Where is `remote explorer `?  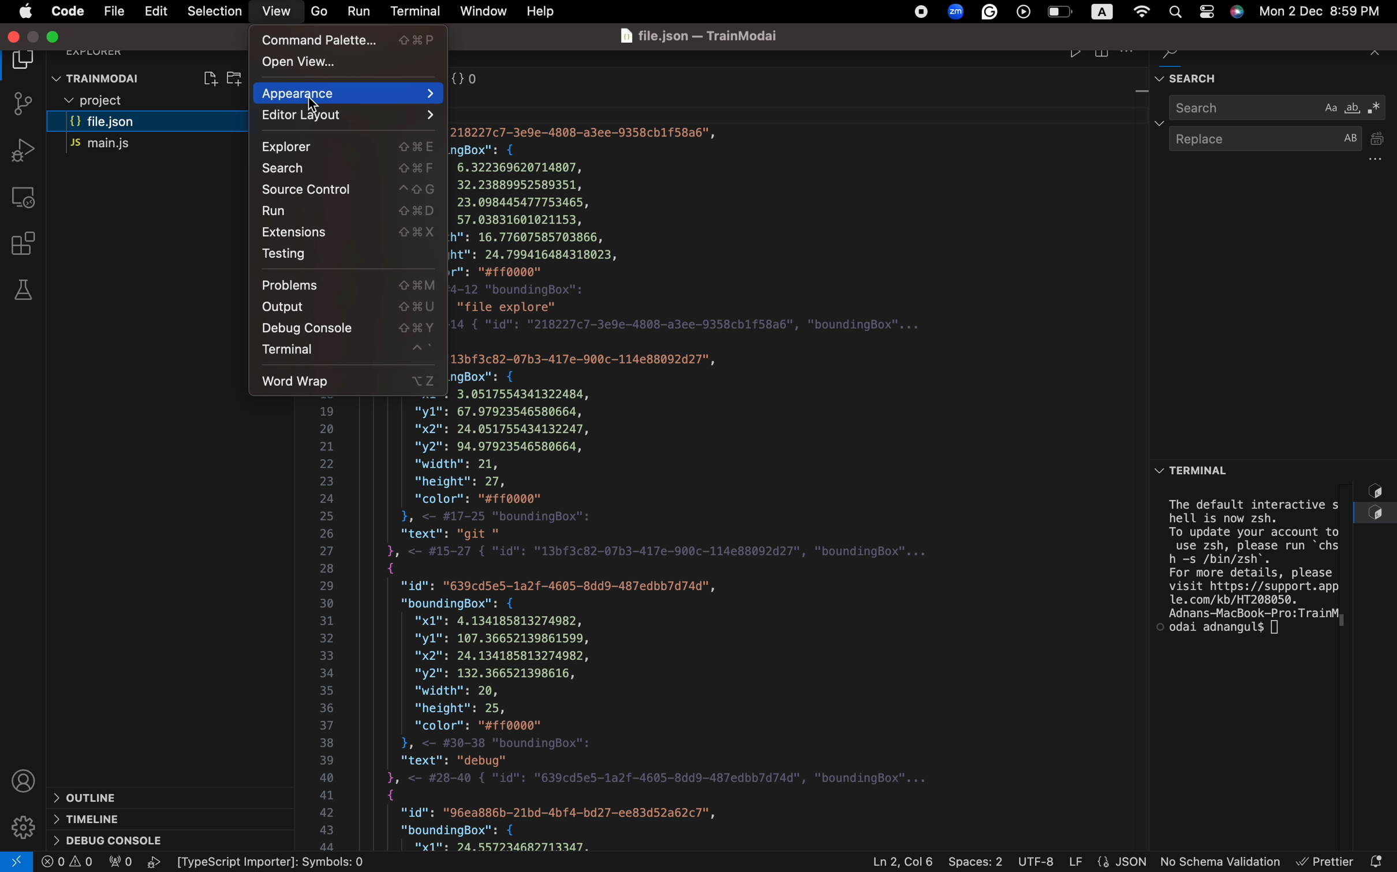
remote explorer  is located at coordinates (25, 197).